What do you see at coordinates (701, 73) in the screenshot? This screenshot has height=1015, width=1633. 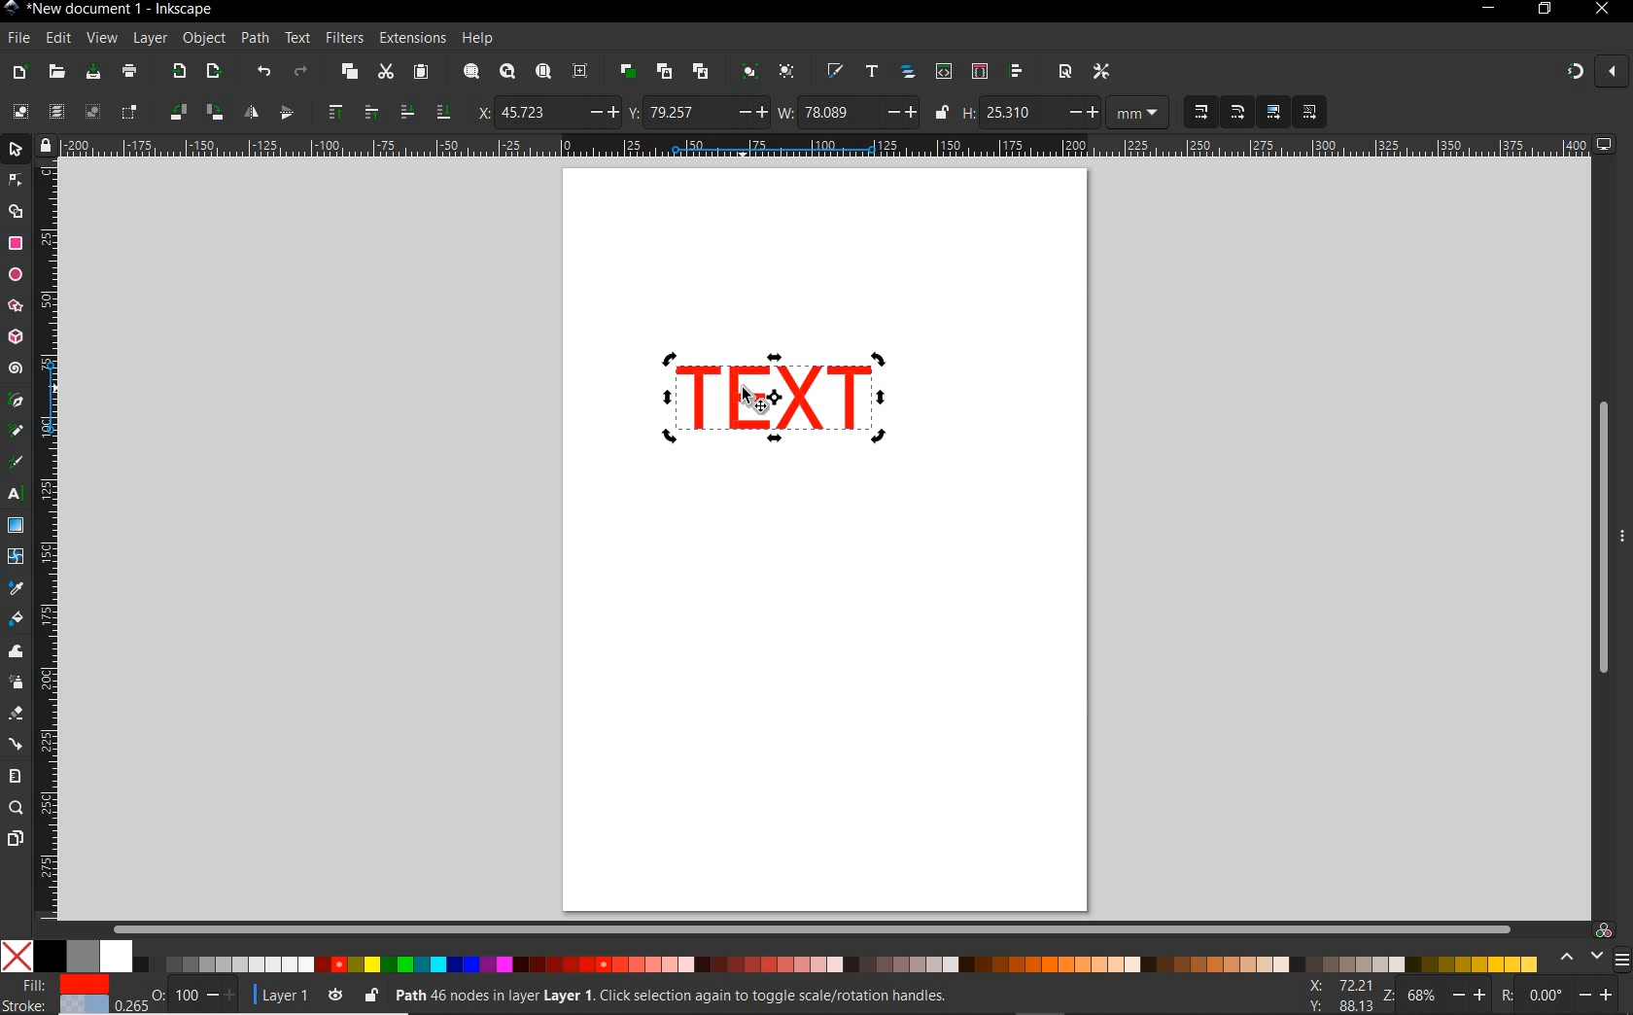 I see `UNLINK CLONE` at bounding box center [701, 73].